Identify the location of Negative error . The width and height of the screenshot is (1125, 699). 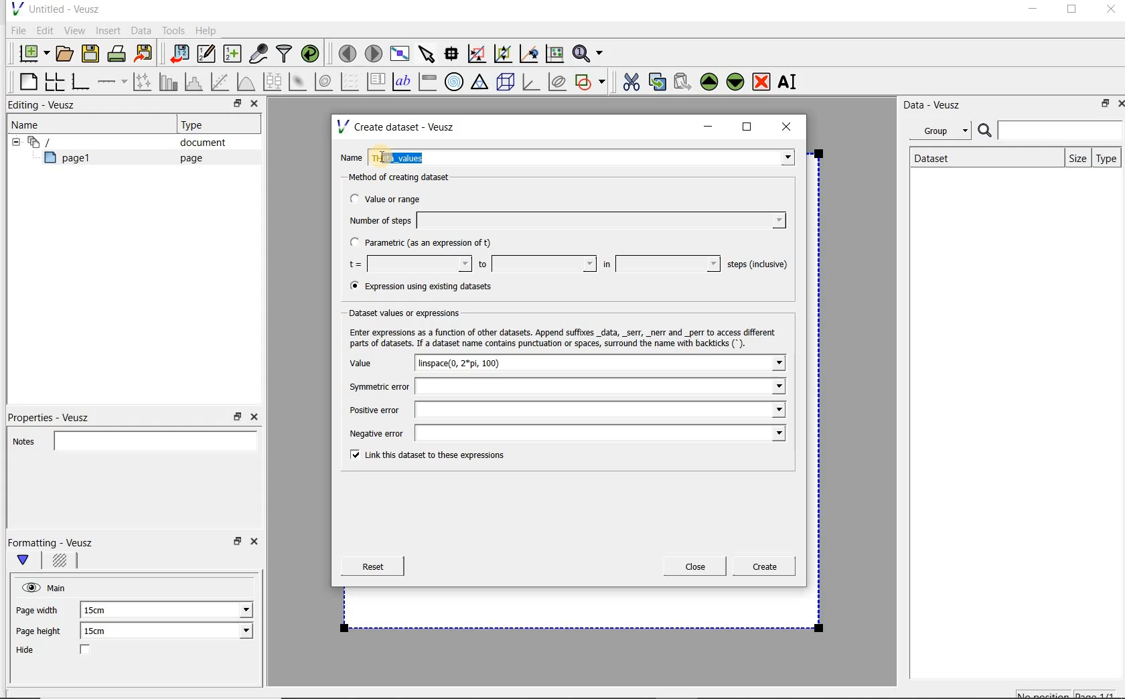
(564, 435).